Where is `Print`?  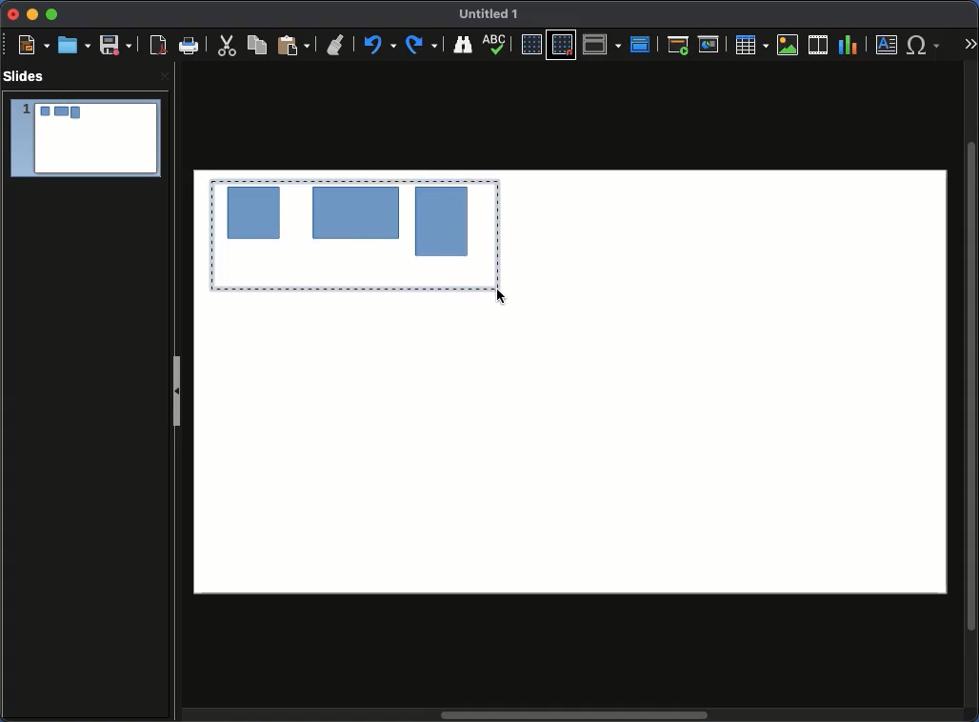
Print is located at coordinates (190, 47).